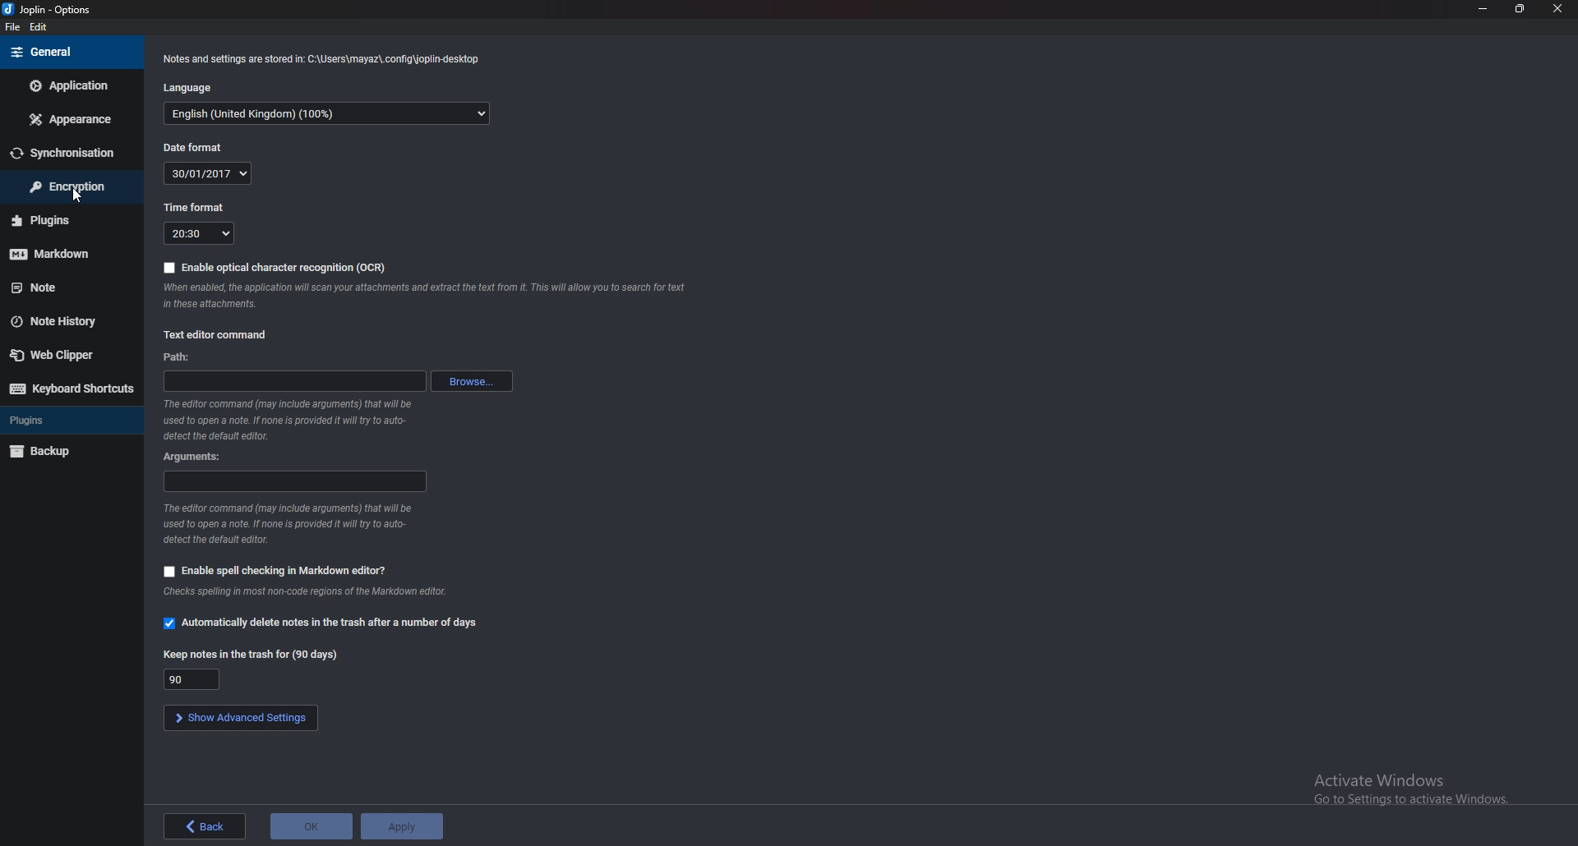 The width and height of the screenshot is (1578, 846). I want to click on enable spell checker in markdown, so click(277, 570).